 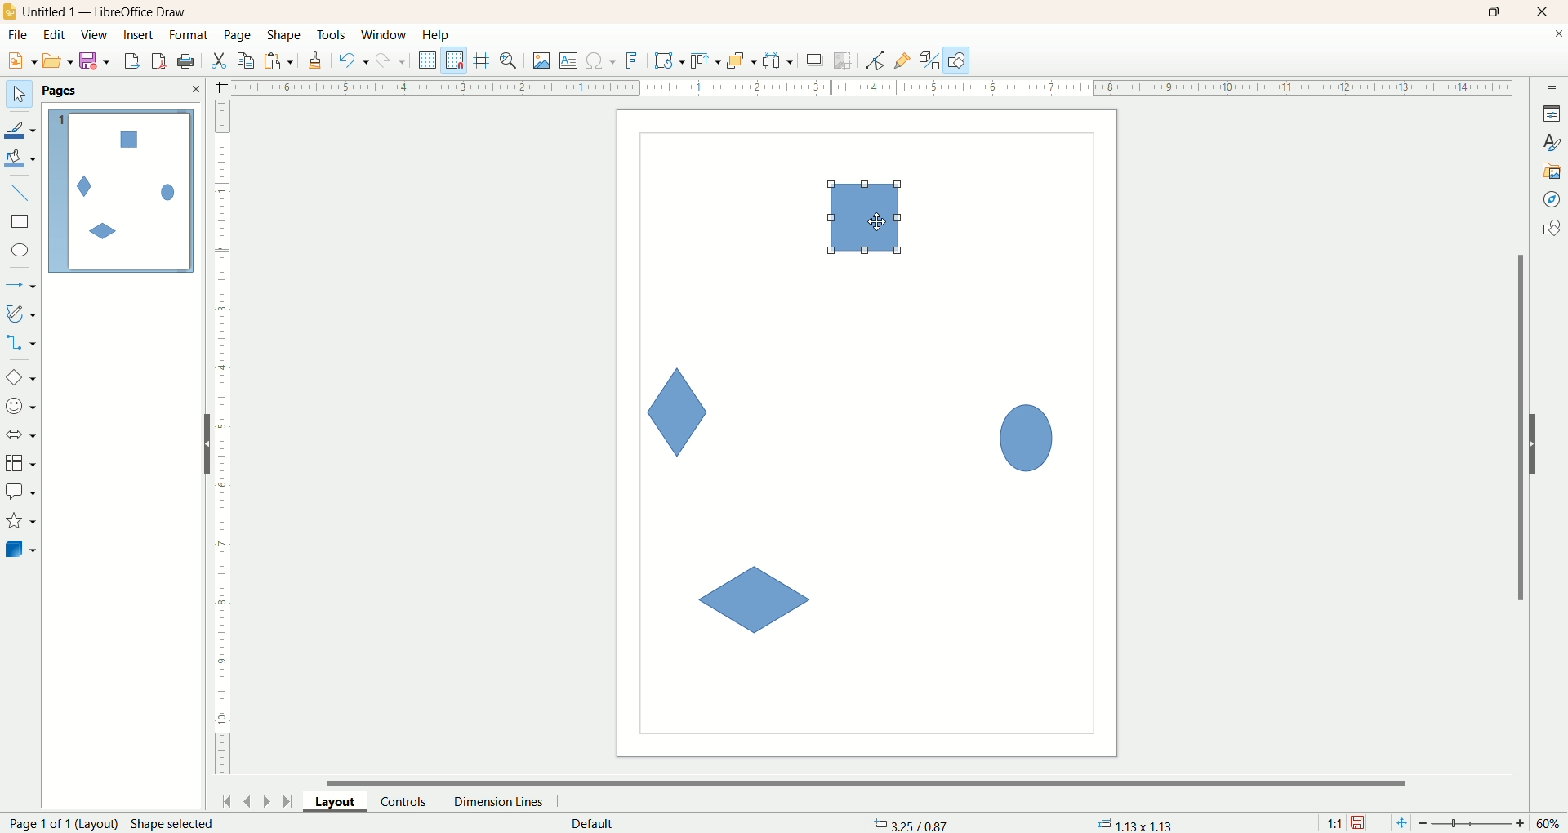 What do you see at coordinates (97, 61) in the screenshot?
I see `save` at bounding box center [97, 61].